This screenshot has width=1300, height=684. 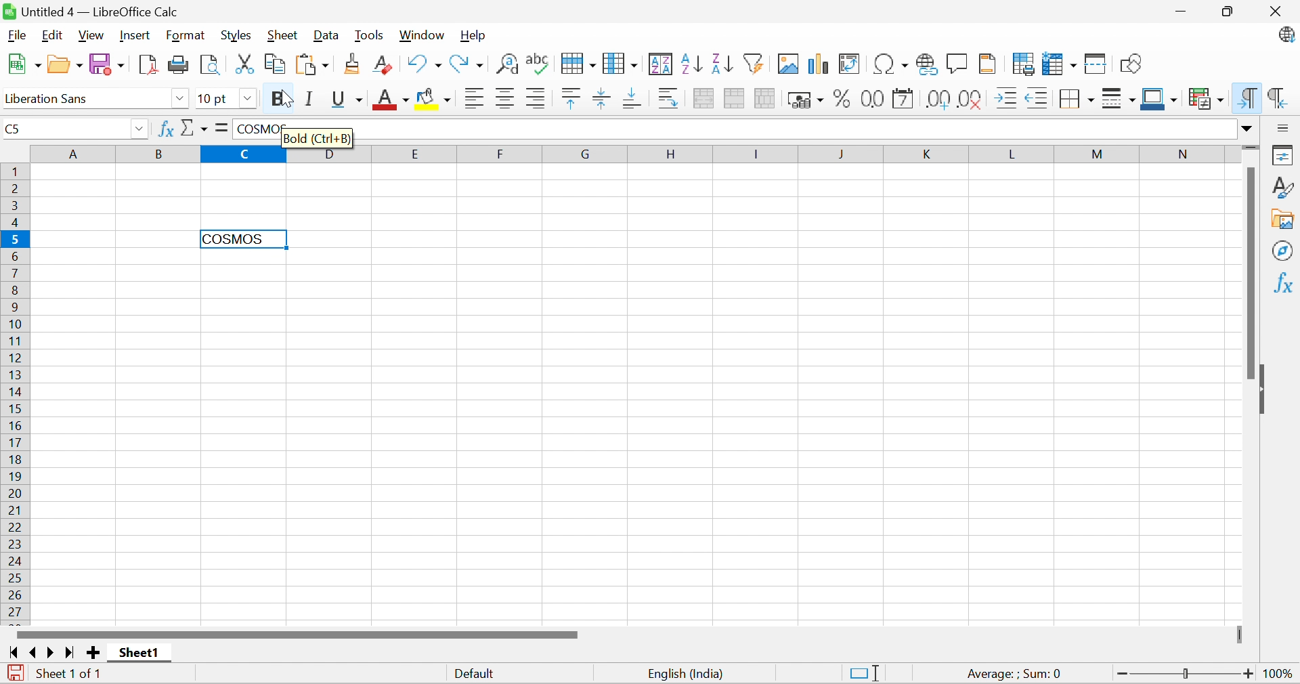 What do you see at coordinates (425, 64) in the screenshot?
I see `Undo` at bounding box center [425, 64].